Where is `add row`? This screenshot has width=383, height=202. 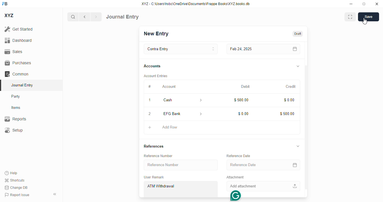
add row is located at coordinates (169, 127).